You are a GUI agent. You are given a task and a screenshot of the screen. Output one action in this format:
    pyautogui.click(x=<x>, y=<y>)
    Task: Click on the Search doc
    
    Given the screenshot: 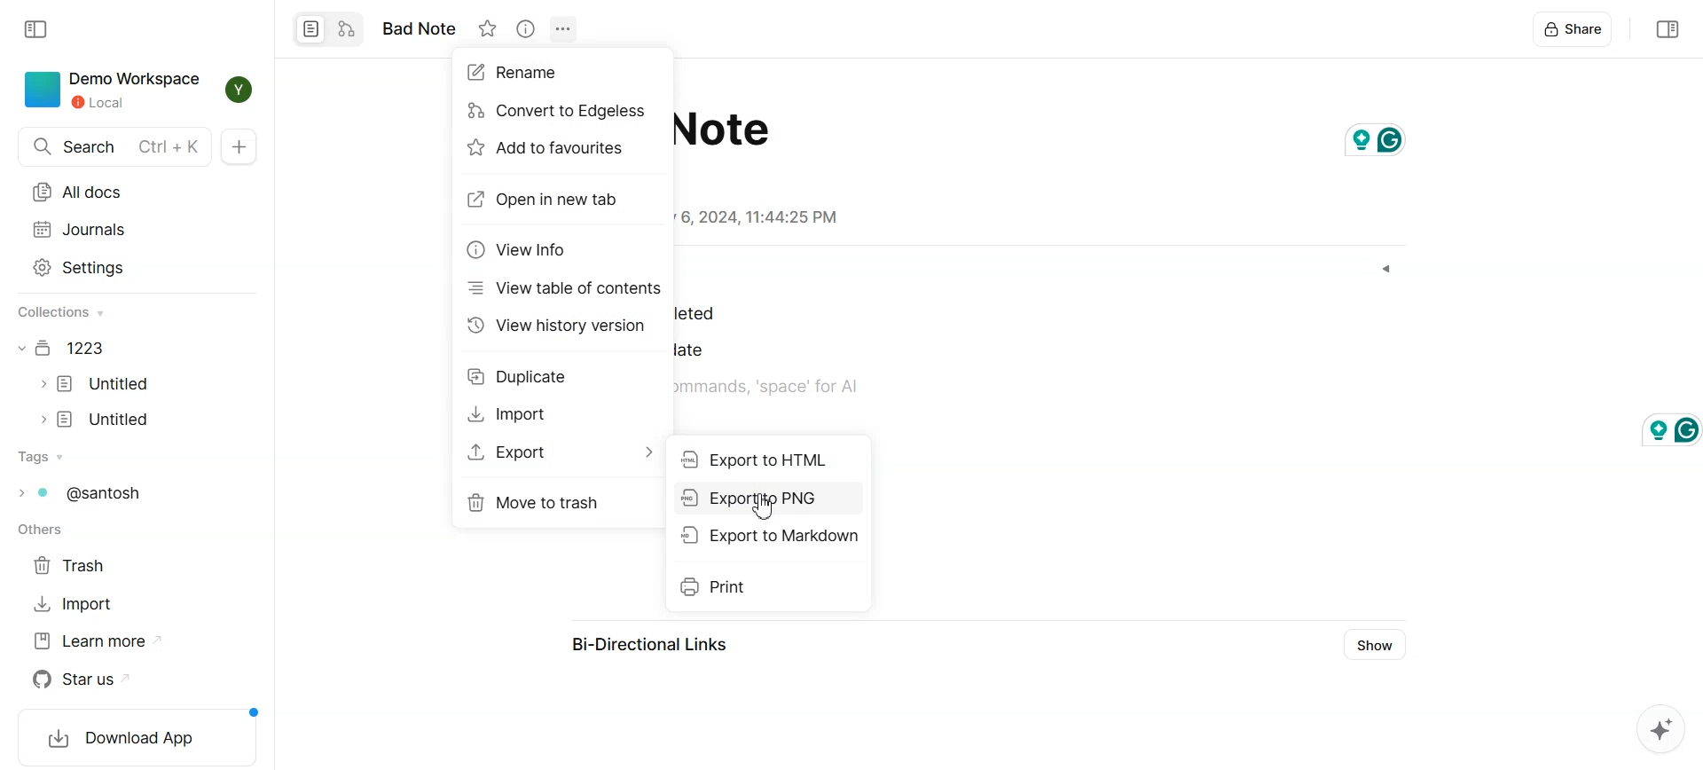 What is the action you would take?
    pyautogui.click(x=115, y=147)
    